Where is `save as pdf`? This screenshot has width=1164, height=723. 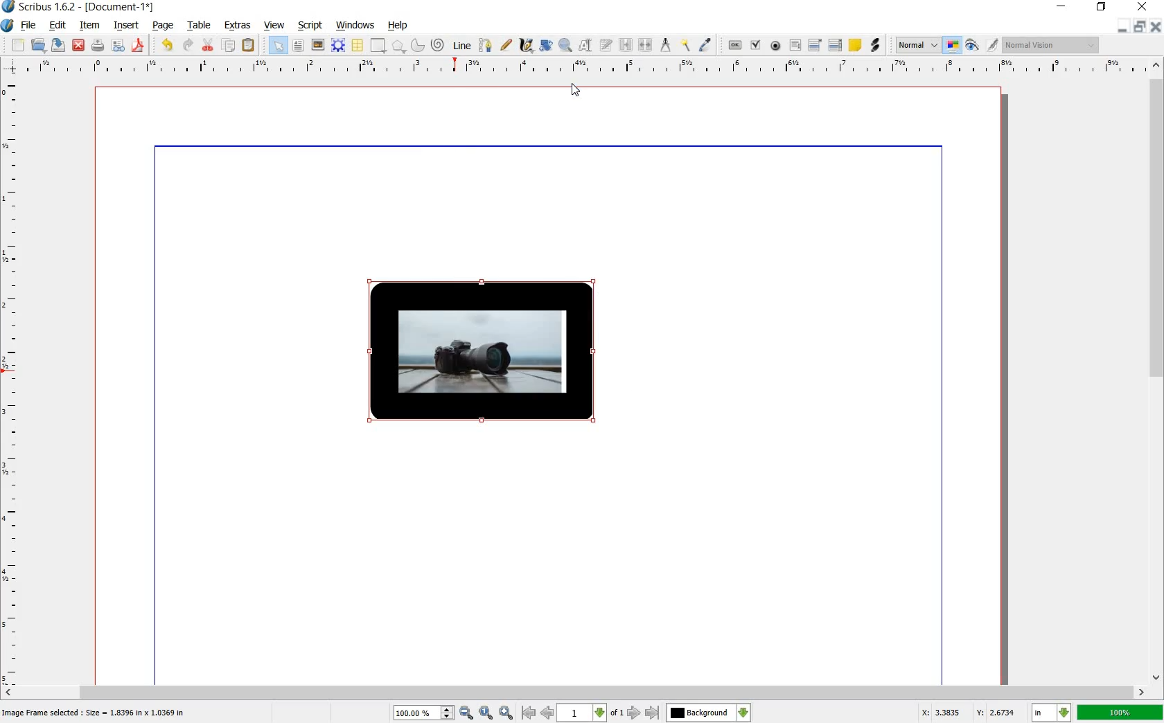
save as pdf is located at coordinates (139, 46).